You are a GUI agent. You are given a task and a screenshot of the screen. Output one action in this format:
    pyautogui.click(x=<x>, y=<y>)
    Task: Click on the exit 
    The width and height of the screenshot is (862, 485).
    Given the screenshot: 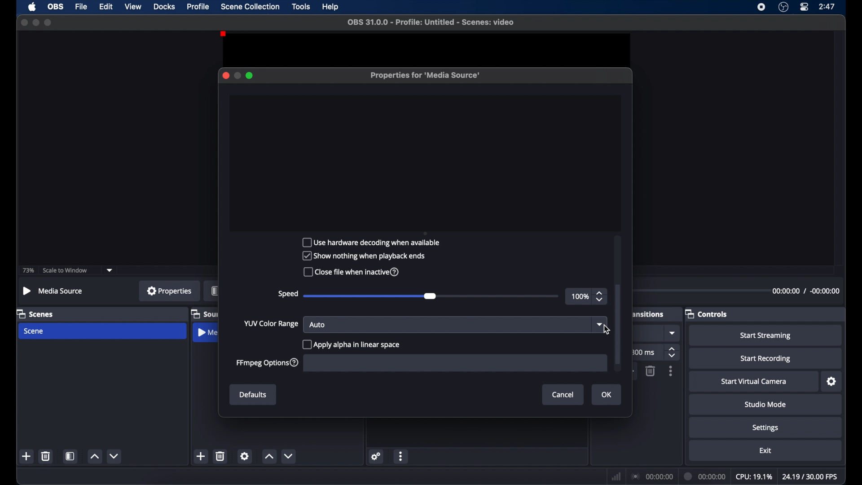 What is the action you would take?
    pyautogui.click(x=765, y=450)
    